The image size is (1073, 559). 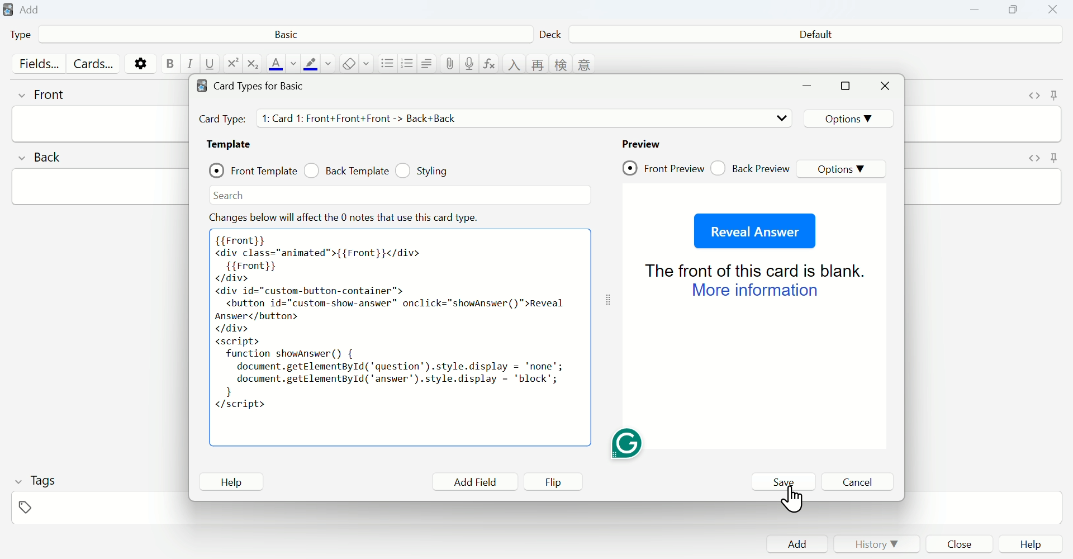 What do you see at coordinates (346, 170) in the screenshot?
I see `Back Template` at bounding box center [346, 170].